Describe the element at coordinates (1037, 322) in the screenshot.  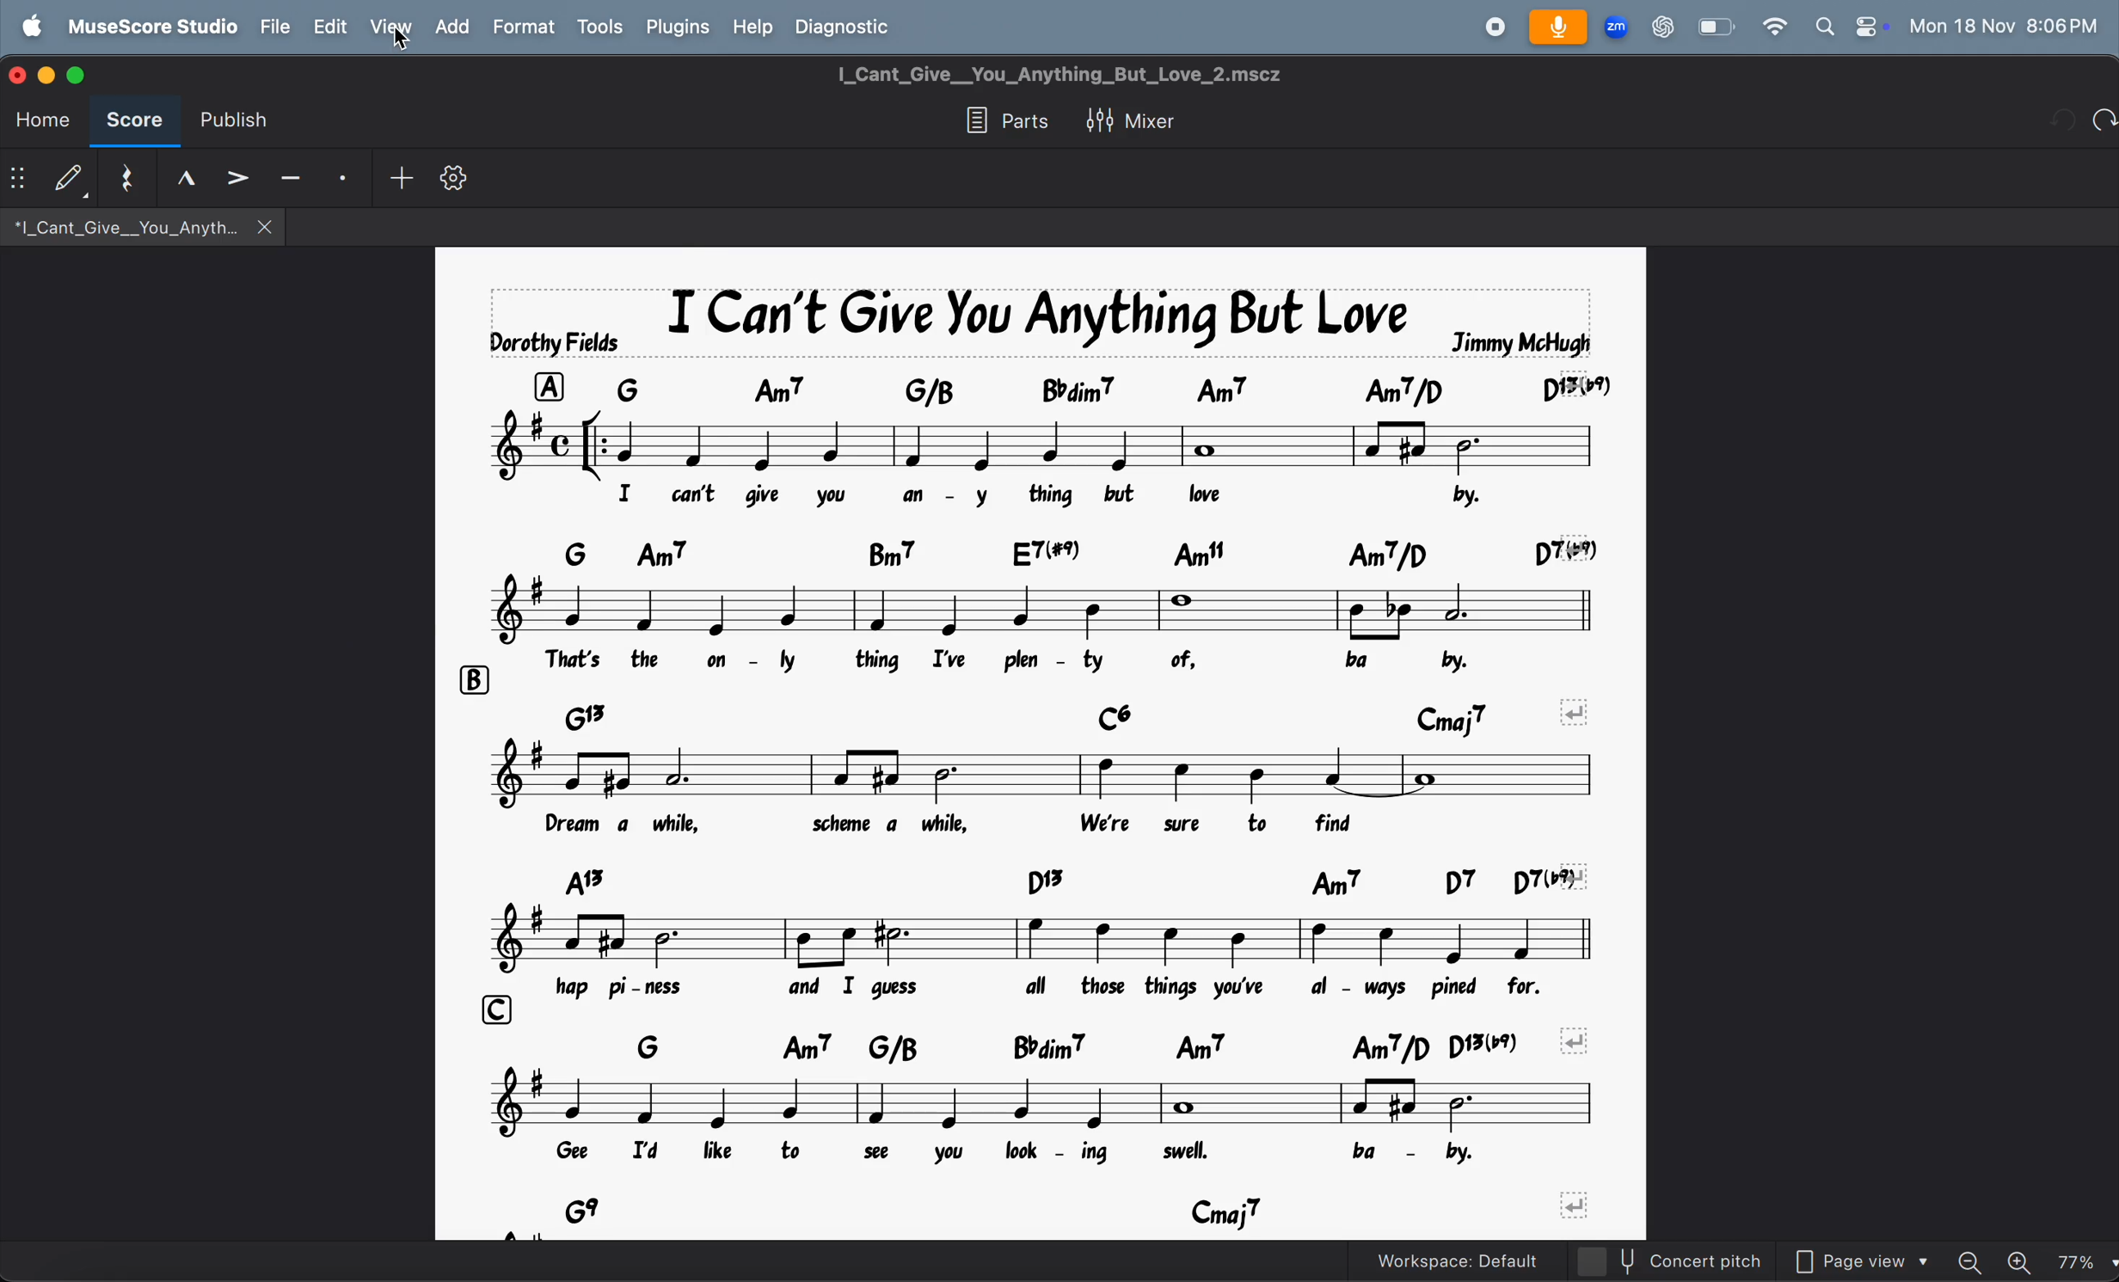
I see `song title` at that location.